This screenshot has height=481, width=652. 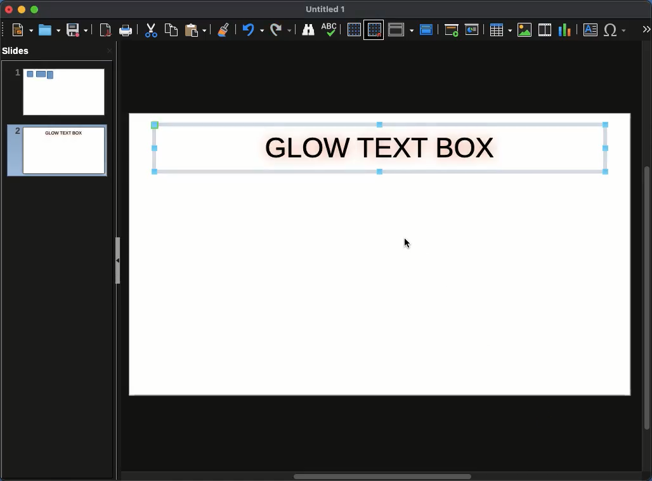 I want to click on Name, so click(x=326, y=10).